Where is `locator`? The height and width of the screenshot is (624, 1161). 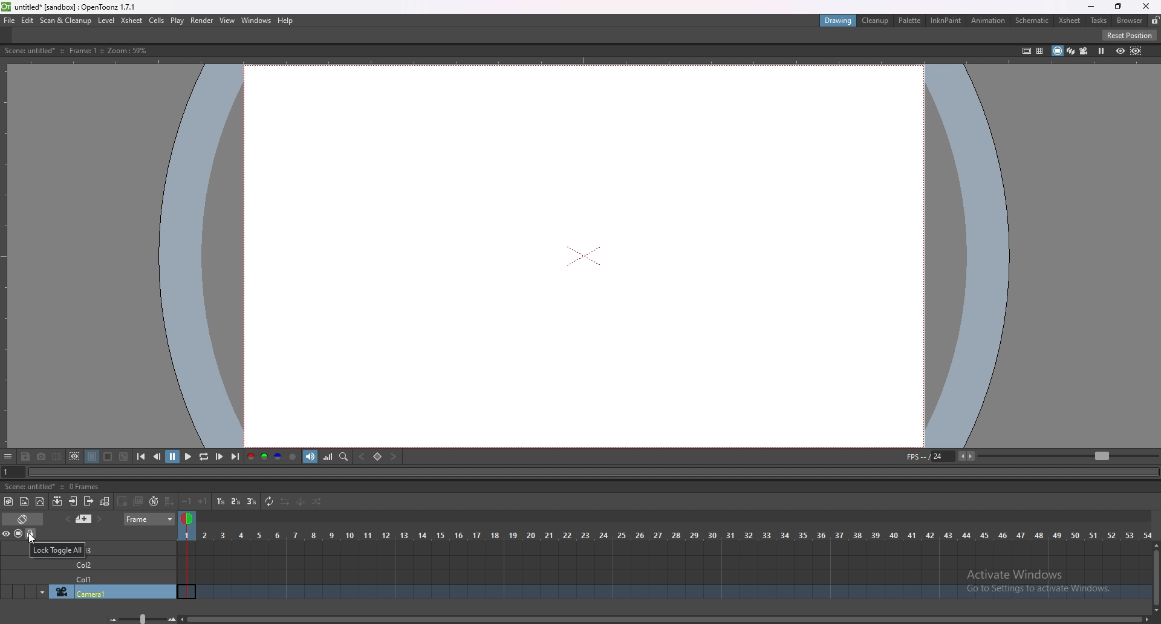
locator is located at coordinates (344, 457).